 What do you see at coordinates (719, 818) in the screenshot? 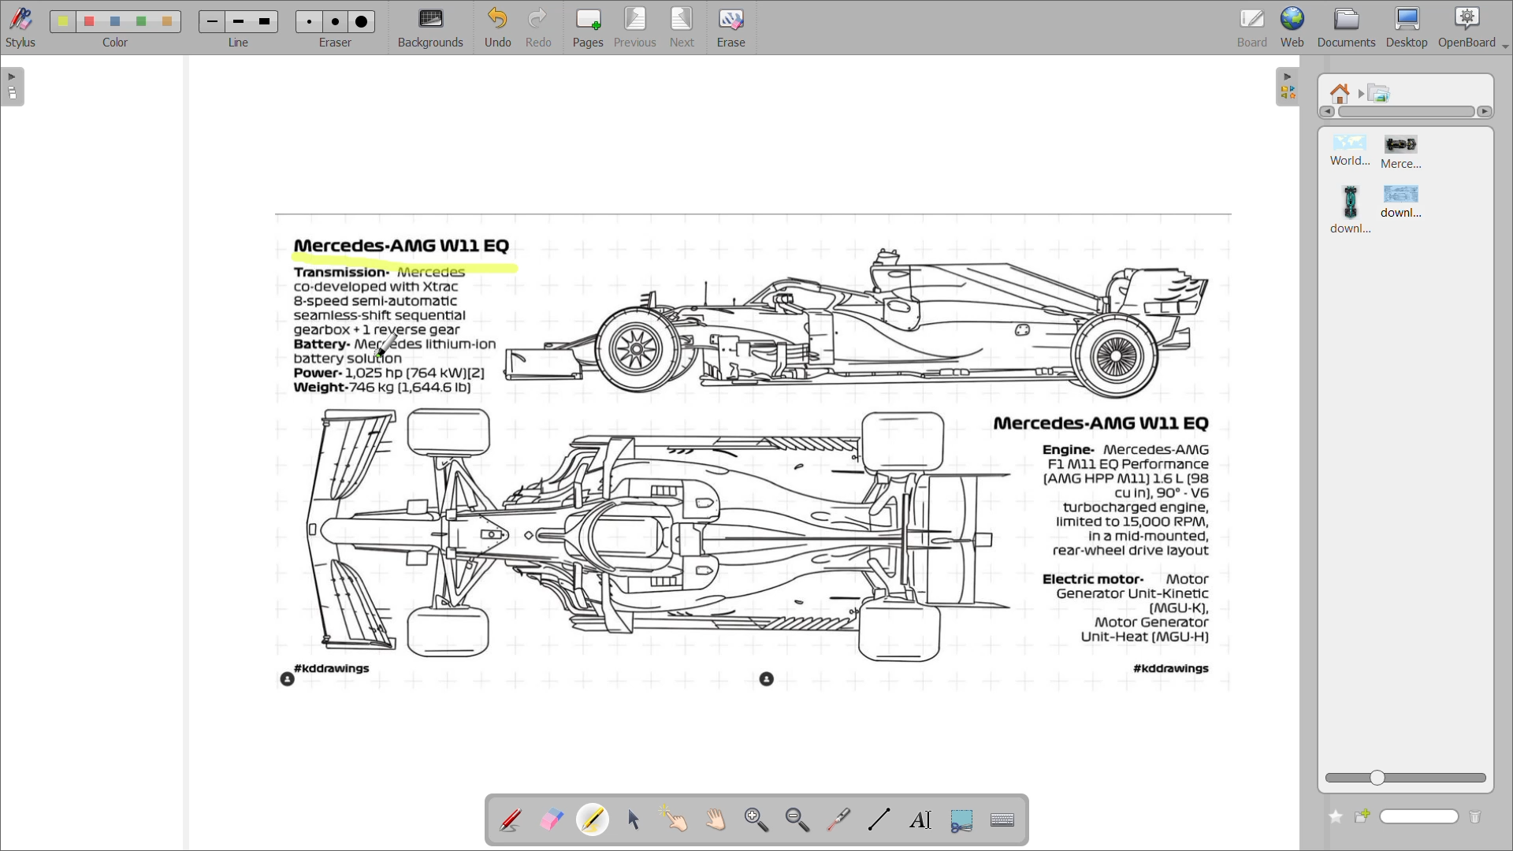
I see `scroll page` at bounding box center [719, 818].